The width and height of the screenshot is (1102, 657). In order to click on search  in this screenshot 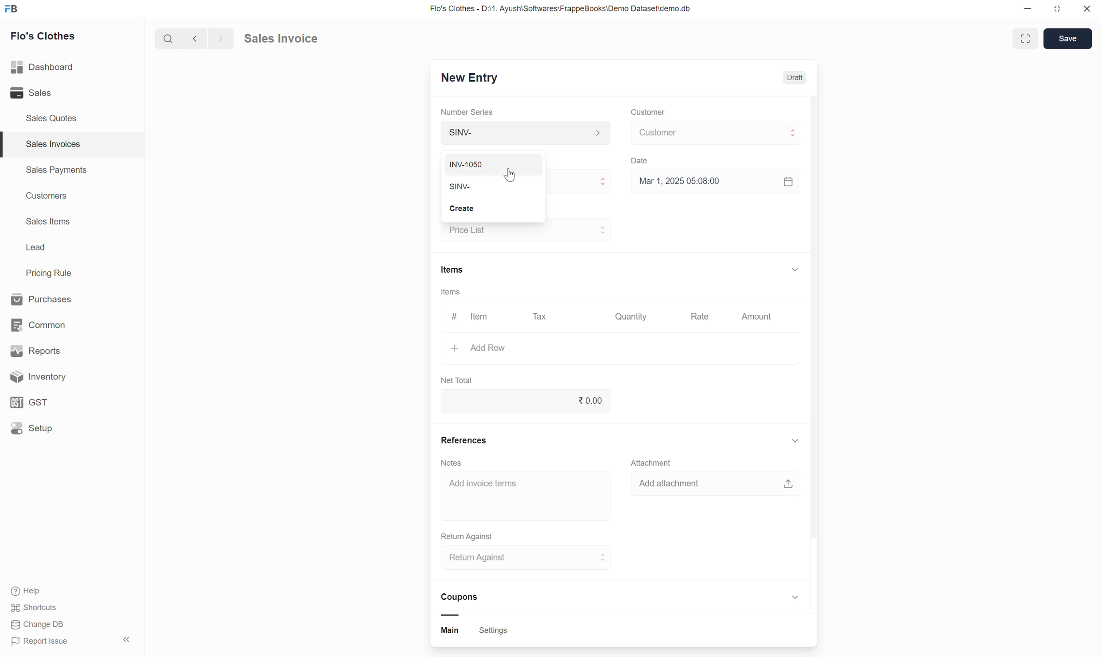, I will do `click(166, 41)`.